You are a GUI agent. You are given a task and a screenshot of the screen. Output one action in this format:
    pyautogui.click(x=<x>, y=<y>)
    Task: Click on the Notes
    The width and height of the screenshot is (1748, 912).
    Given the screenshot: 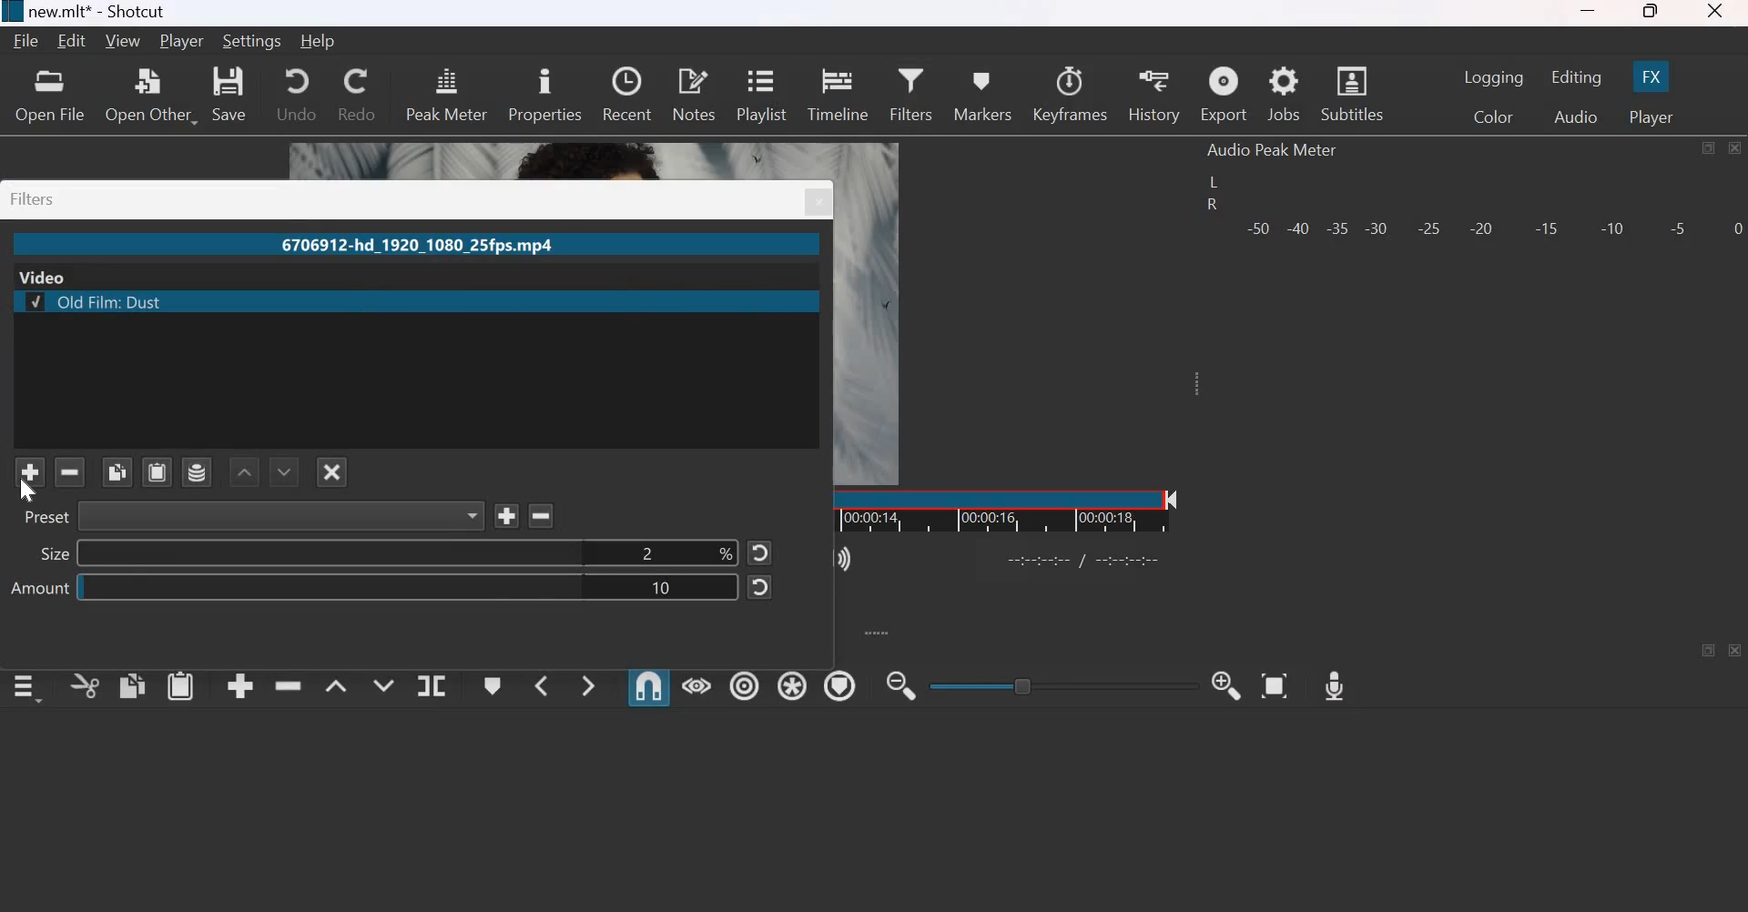 What is the action you would take?
    pyautogui.click(x=694, y=94)
    